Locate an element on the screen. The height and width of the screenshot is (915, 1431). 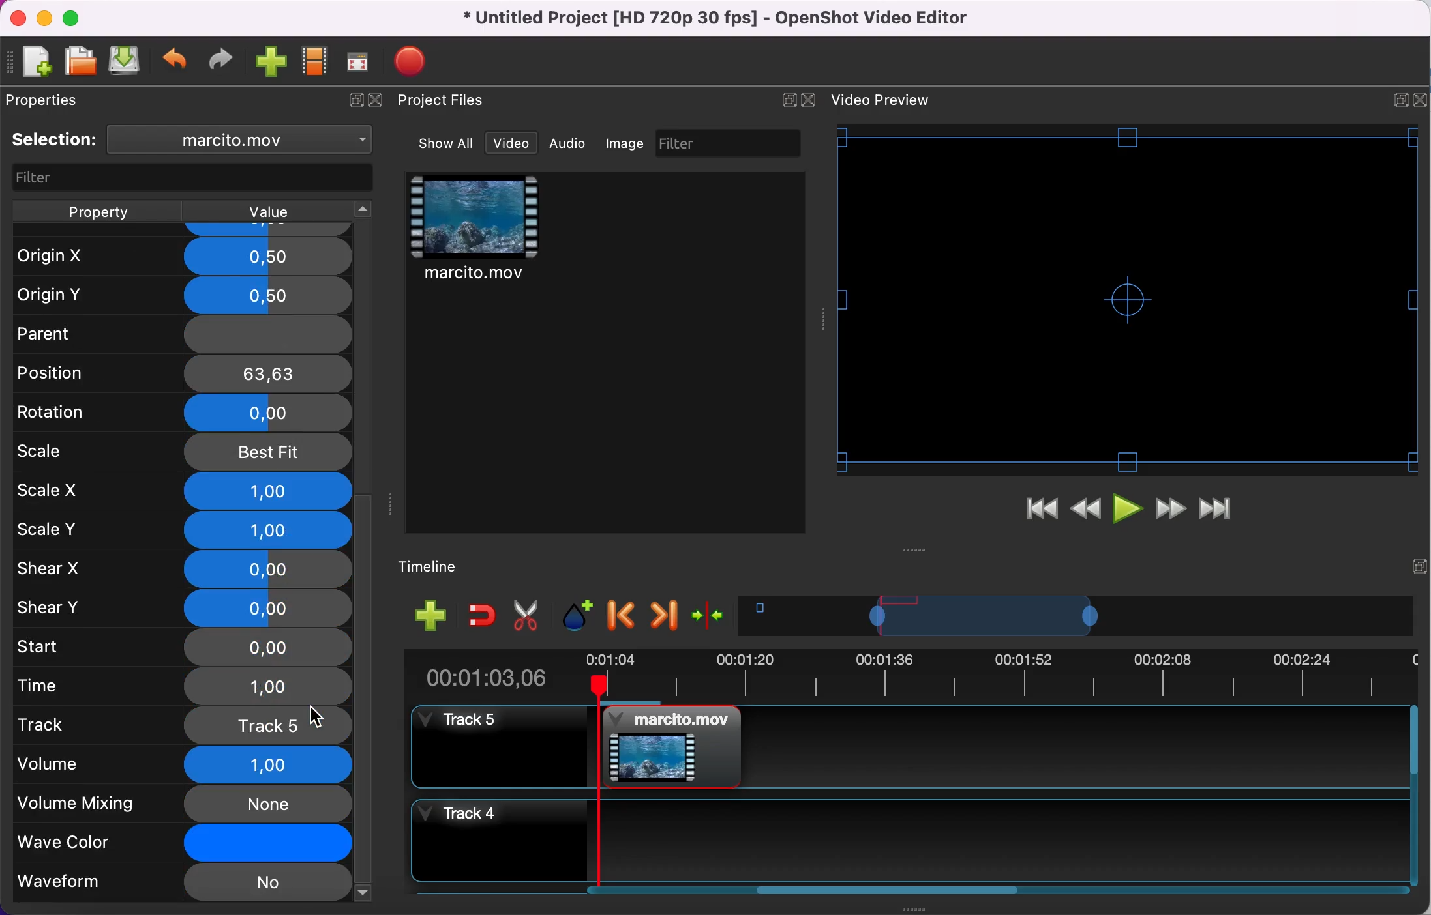
volume 1 is located at coordinates (179, 764).